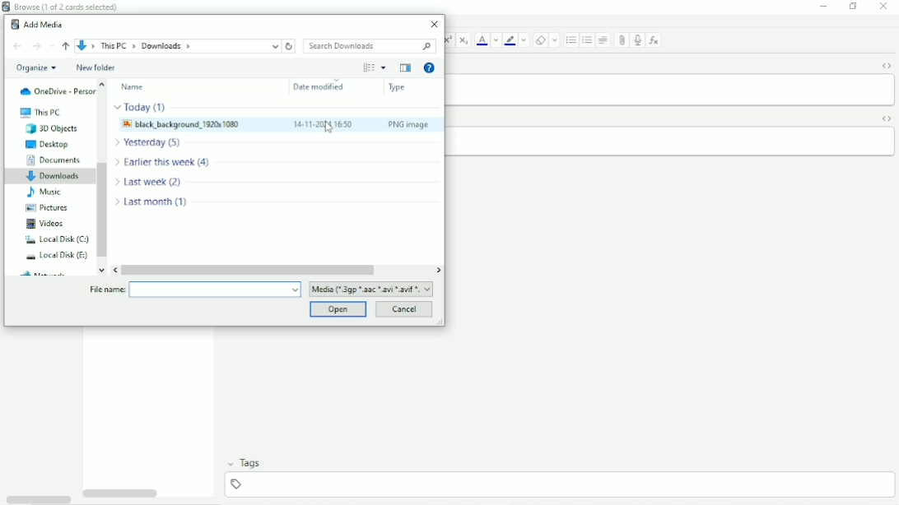 This screenshot has width=899, height=505. What do you see at coordinates (638, 40) in the screenshot?
I see `Record audio` at bounding box center [638, 40].